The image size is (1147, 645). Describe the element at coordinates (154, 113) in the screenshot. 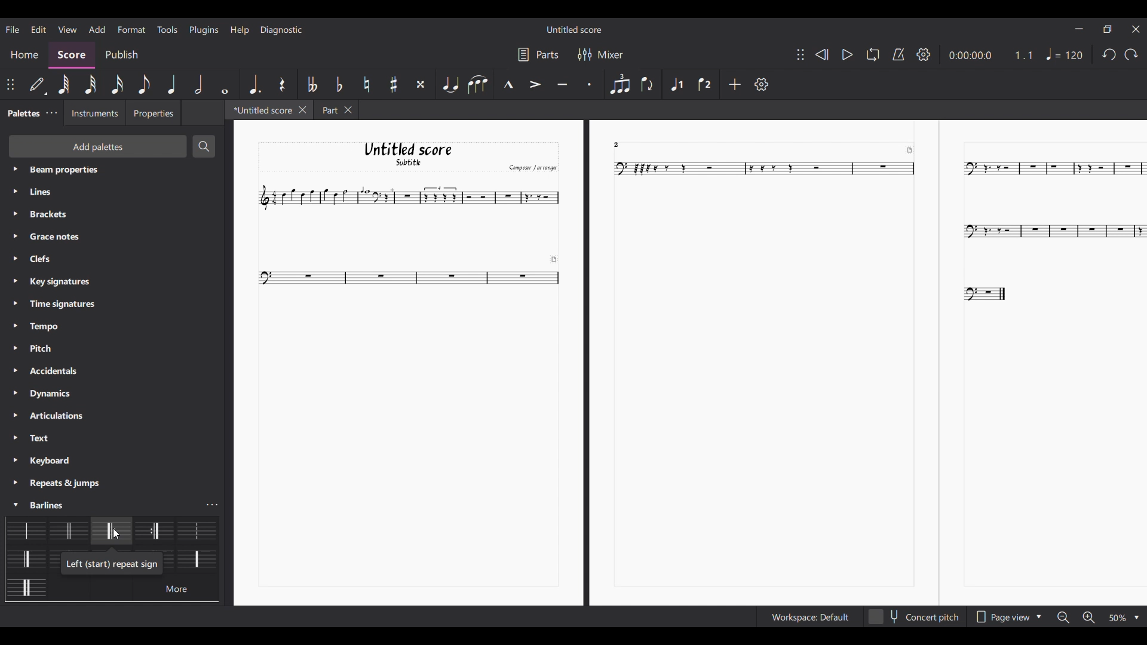

I see `Properties tab` at that location.